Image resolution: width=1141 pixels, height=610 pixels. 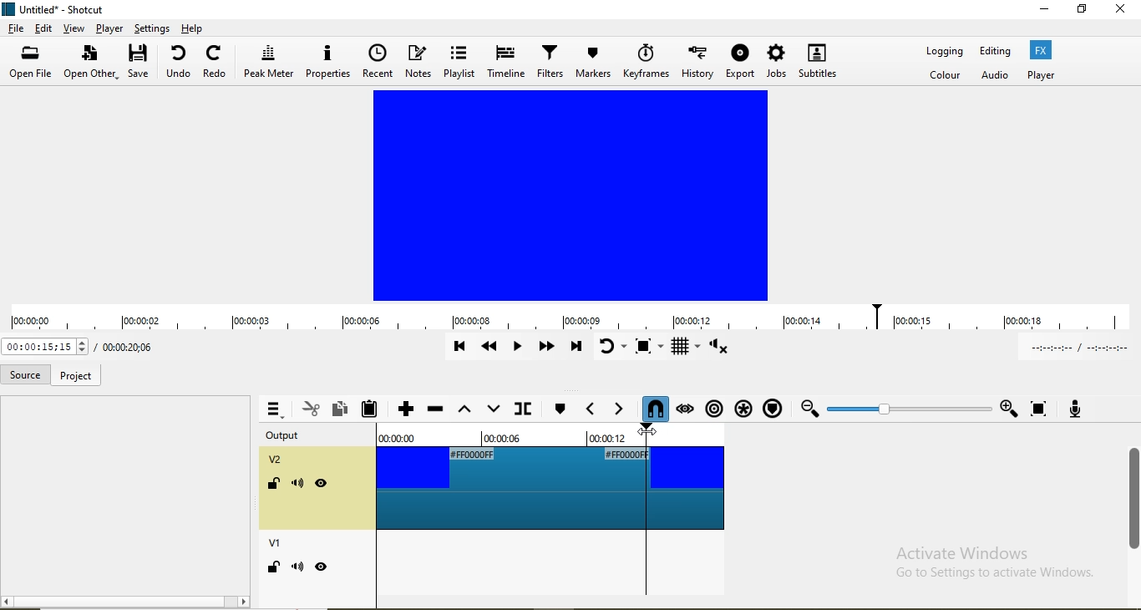 I want to click on Record audio, so click(x=1073, y=407).